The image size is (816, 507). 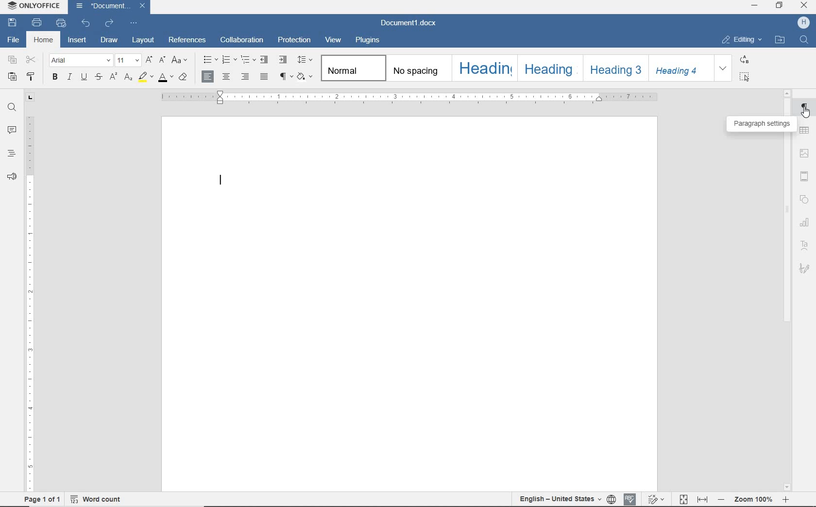 I want to click on subscript, so click(x=127, y=78).